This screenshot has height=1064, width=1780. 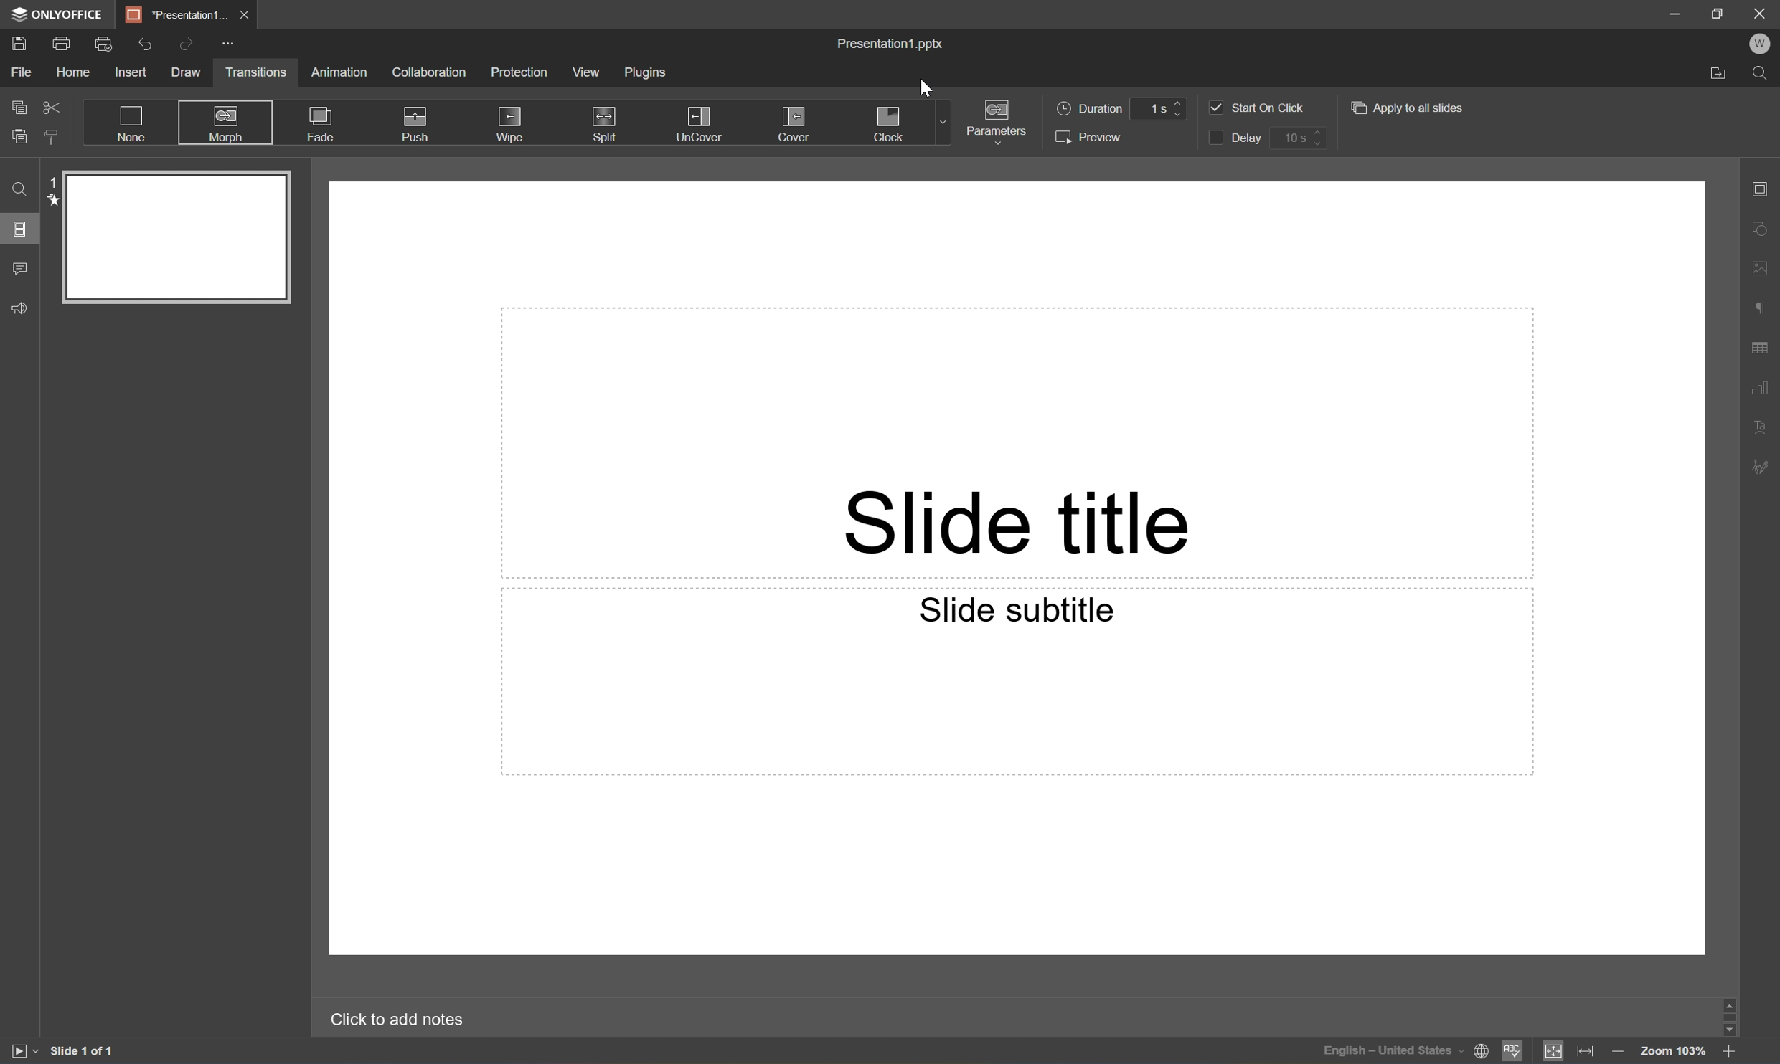 What do you see at coordinates (145, 43) in the screenshot?
I see `Undo` at bounding box center [145, 43].